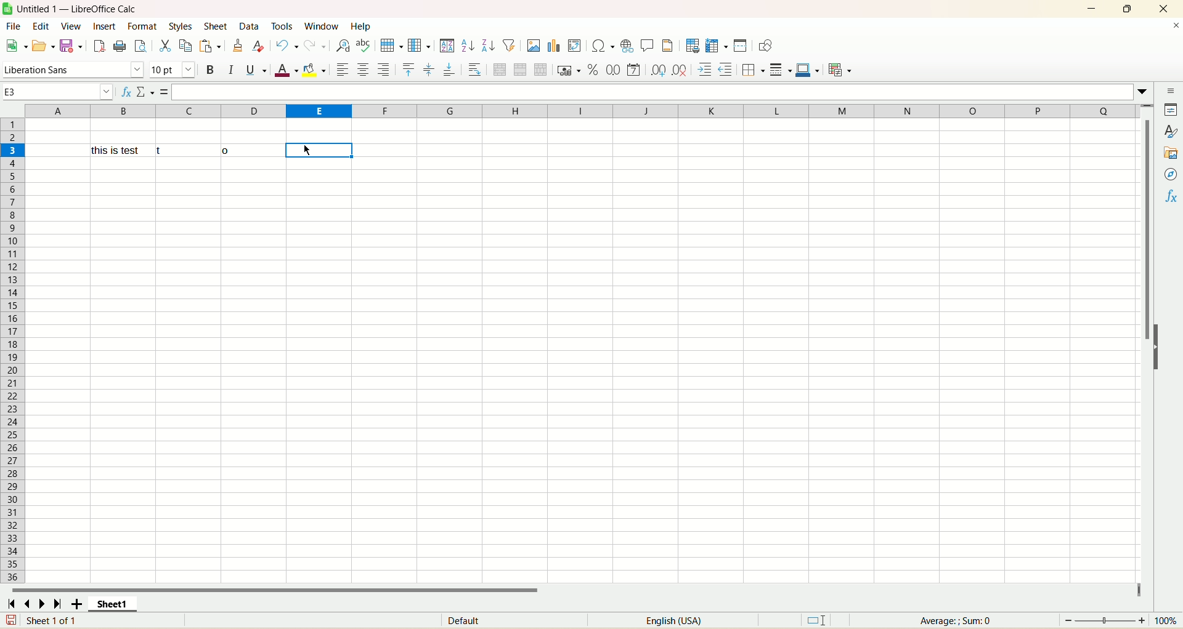 The image size is (1183, 629). What do you see at coordinates (172, 70) in the screenshot?
I see `font size` at bounding box center [172, 70].